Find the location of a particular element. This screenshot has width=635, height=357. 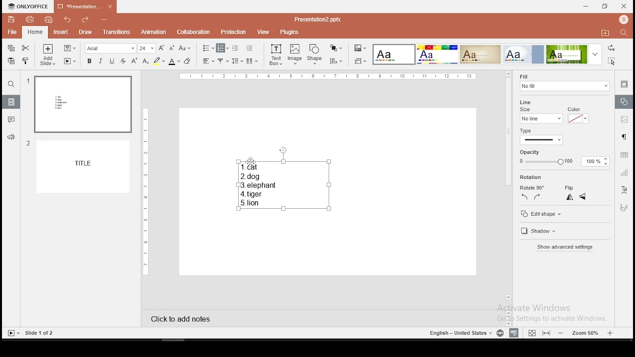

undo is located at coordinates (68, 20).